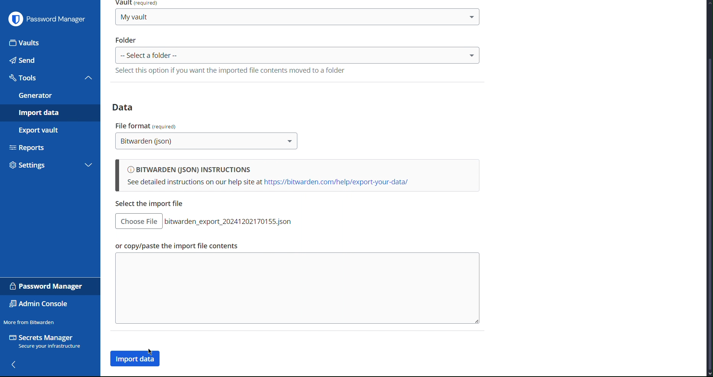  Describe the element at coordinates (152, 353) in the screenshot. I see `Cursor` at that location.